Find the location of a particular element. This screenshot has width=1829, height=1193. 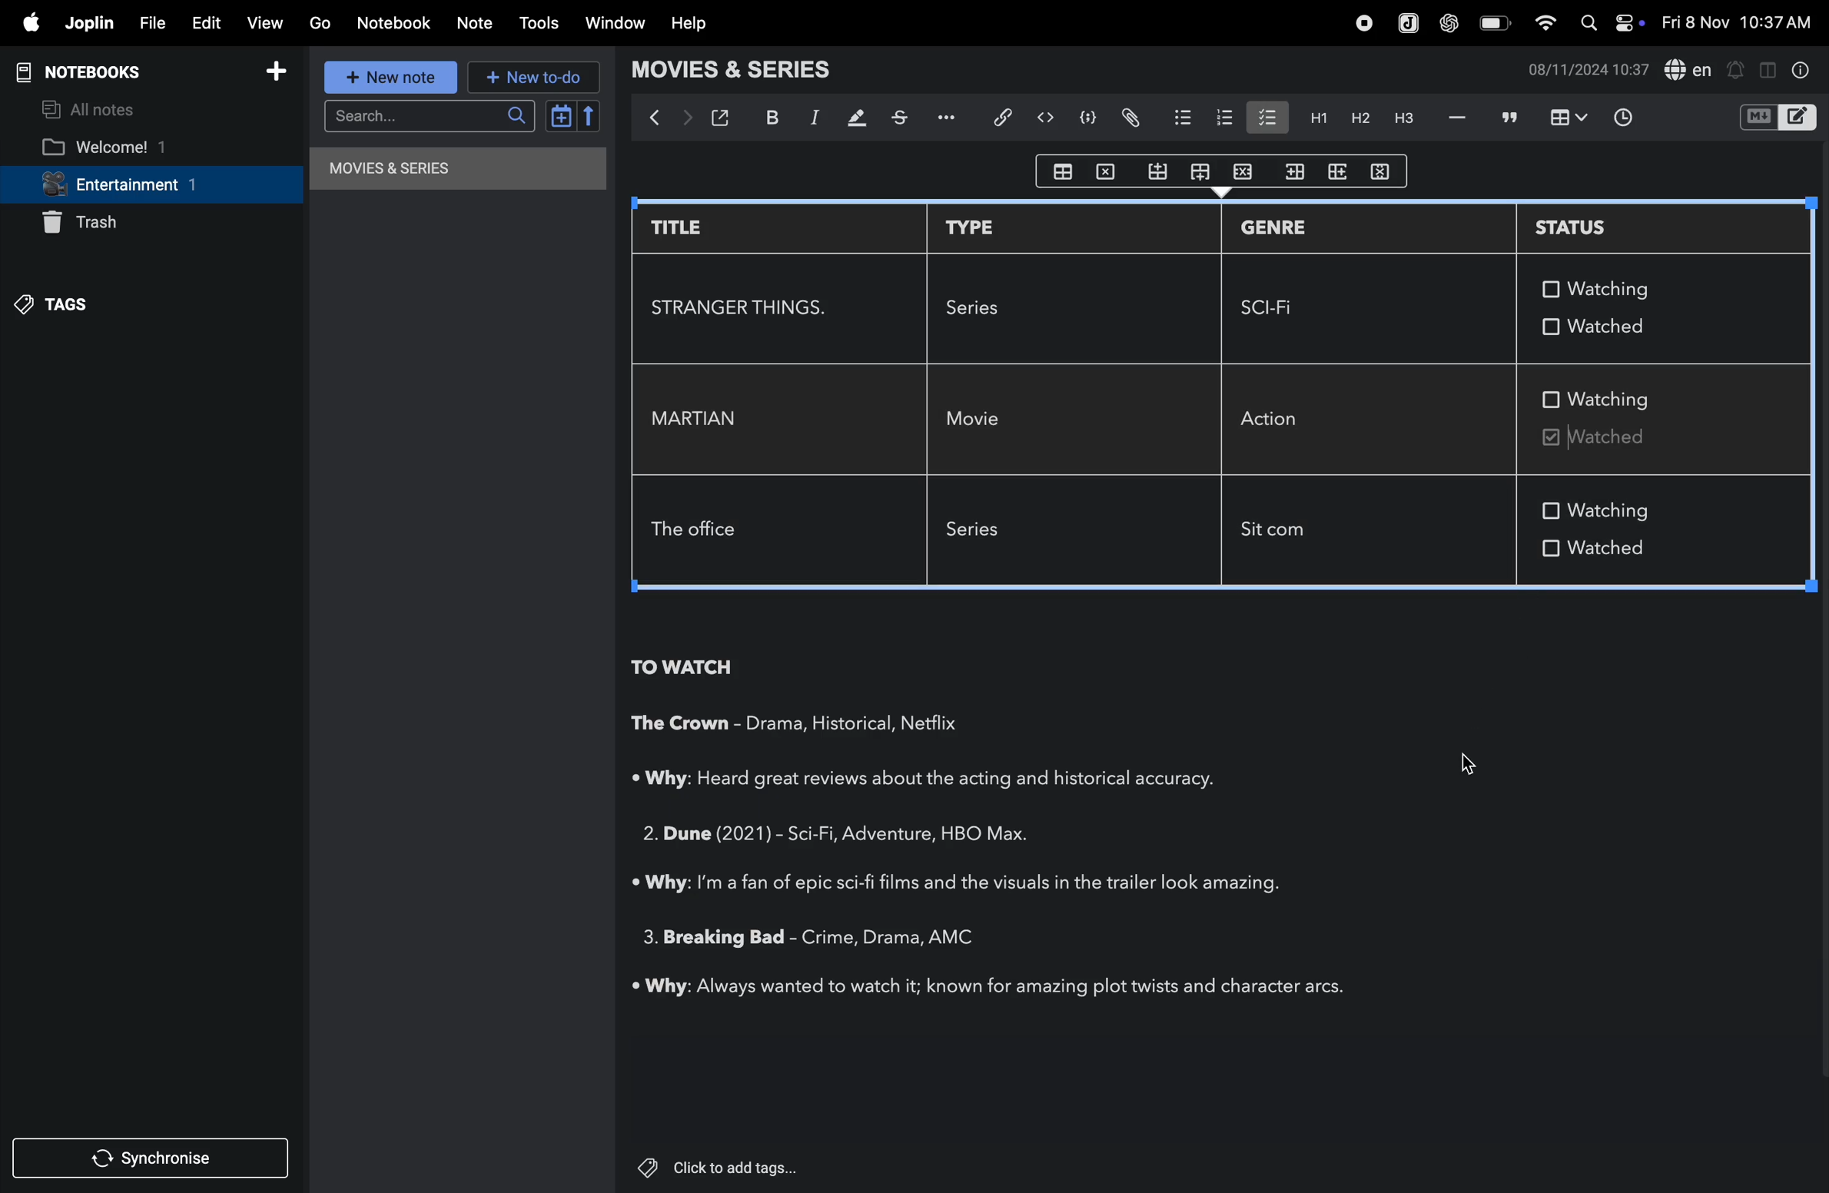

notebook is located at coordinates (395, 24).